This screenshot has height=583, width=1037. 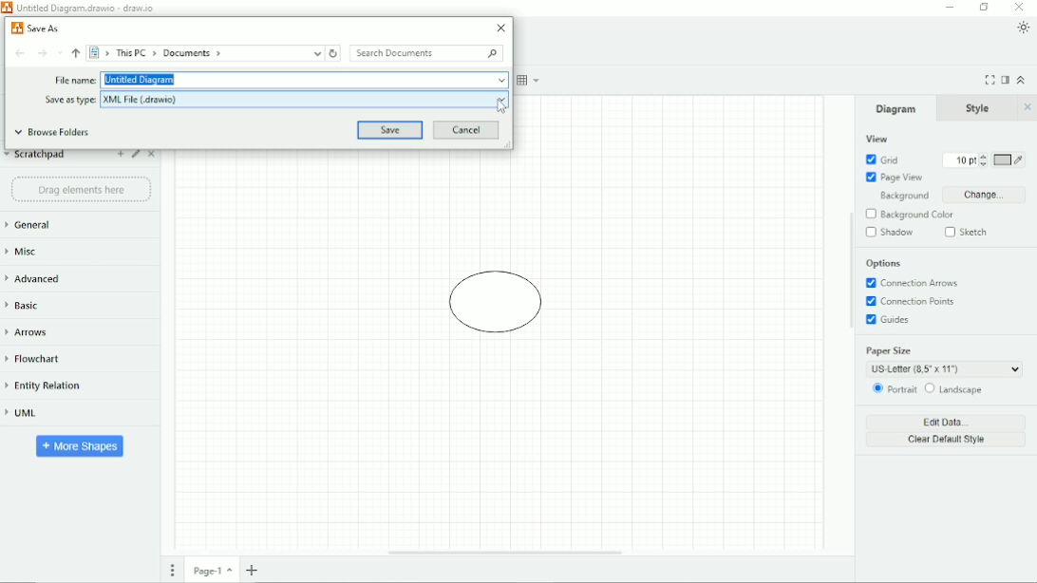 What do you see at coordinates (22, 53) in the screenshot?
I see `Back` at bounding box center [22, 53].